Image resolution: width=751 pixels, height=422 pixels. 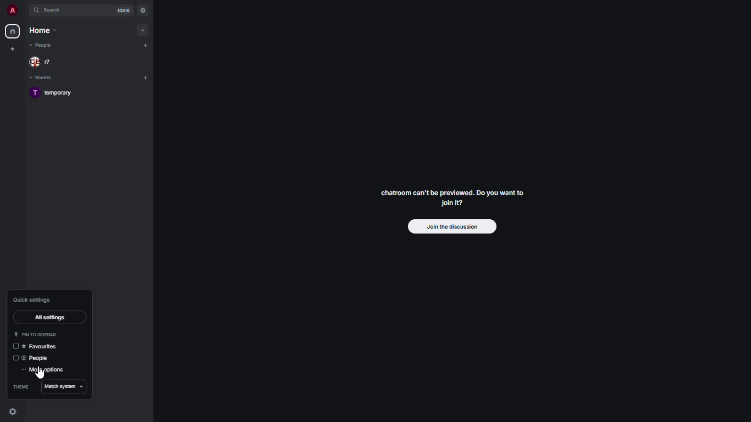 What do you see at coordinates (16, 346) in the screenshot?
I see `disabled` at bounding box center [16, 346].